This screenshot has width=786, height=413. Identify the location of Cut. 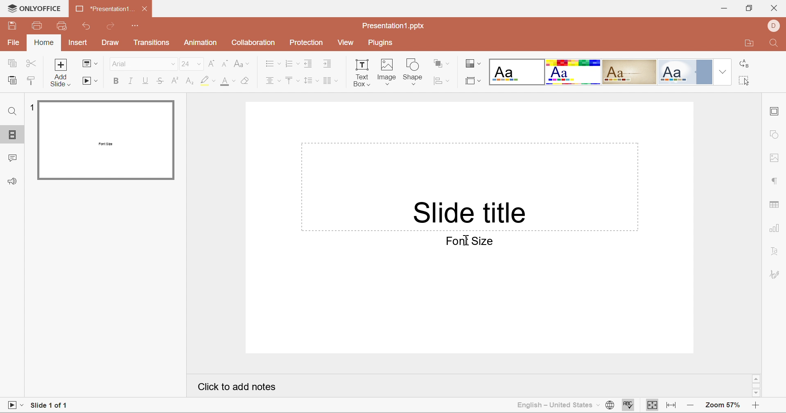
(32, 65).